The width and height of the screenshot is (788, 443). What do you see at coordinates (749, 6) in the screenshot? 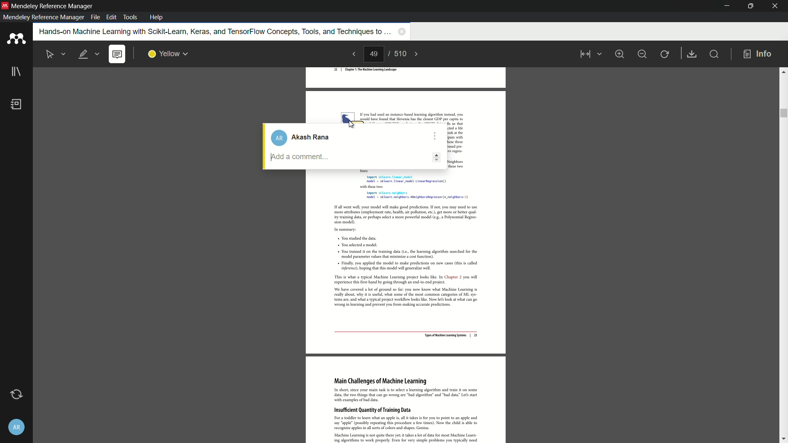
I see `maximize` at bounding box center [749, 6].